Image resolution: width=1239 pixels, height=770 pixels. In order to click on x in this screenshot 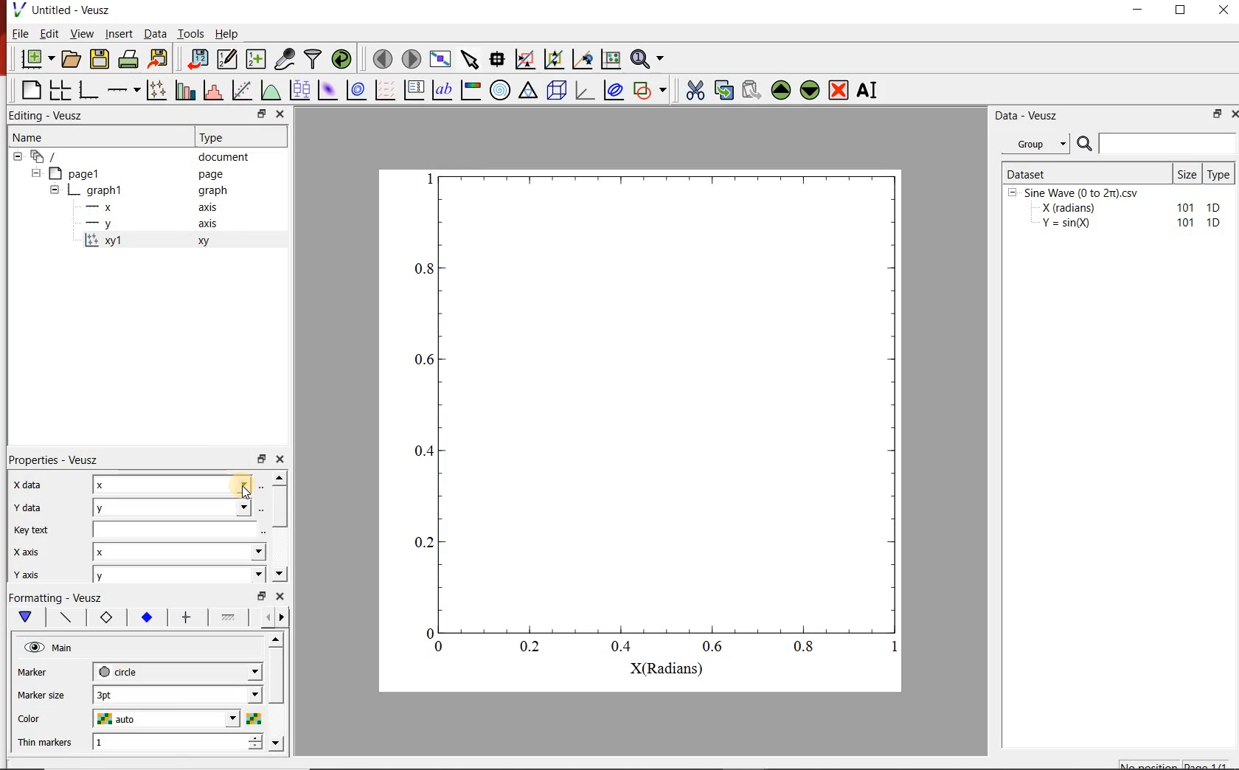, I will do `click(181, 553)`.